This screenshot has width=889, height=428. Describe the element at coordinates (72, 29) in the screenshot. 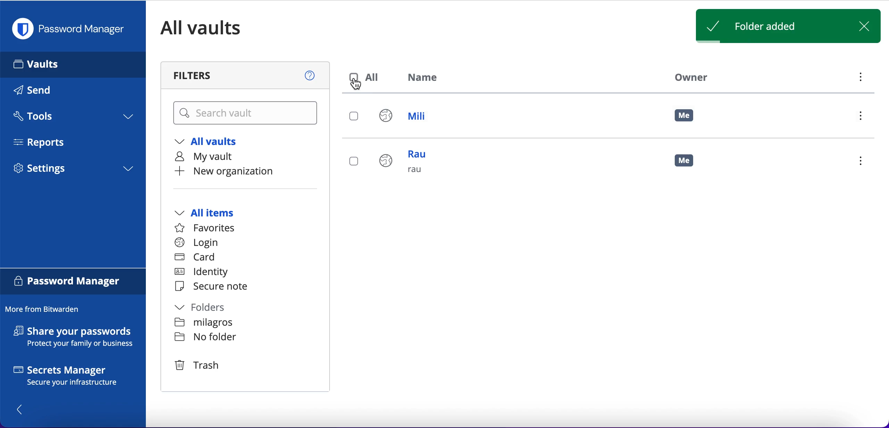

I see `password manager` at that location.